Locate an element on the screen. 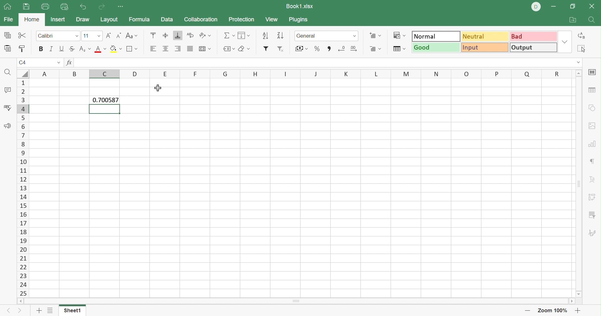 Image resolution: width=601 pixels, height=316 pixels. Table settings is located at coordinates (593, 91).